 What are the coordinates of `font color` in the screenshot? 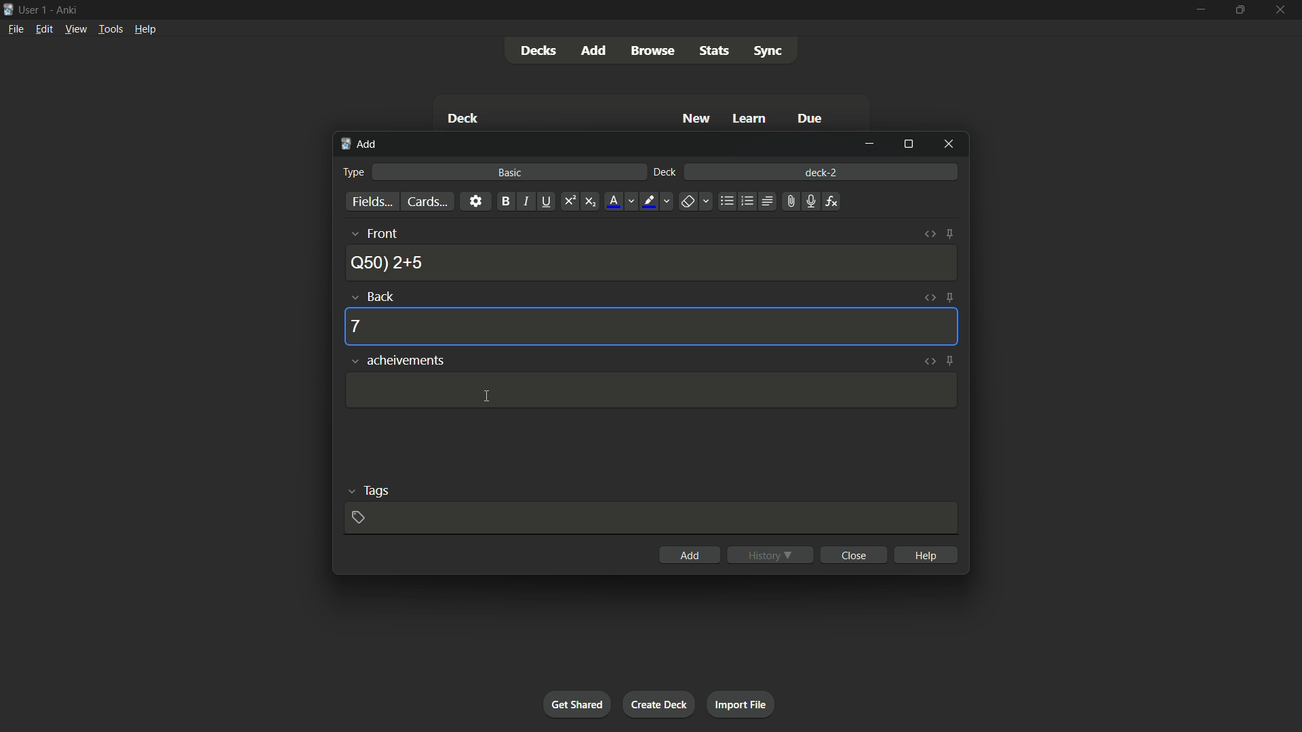 It's located at (621, 202).